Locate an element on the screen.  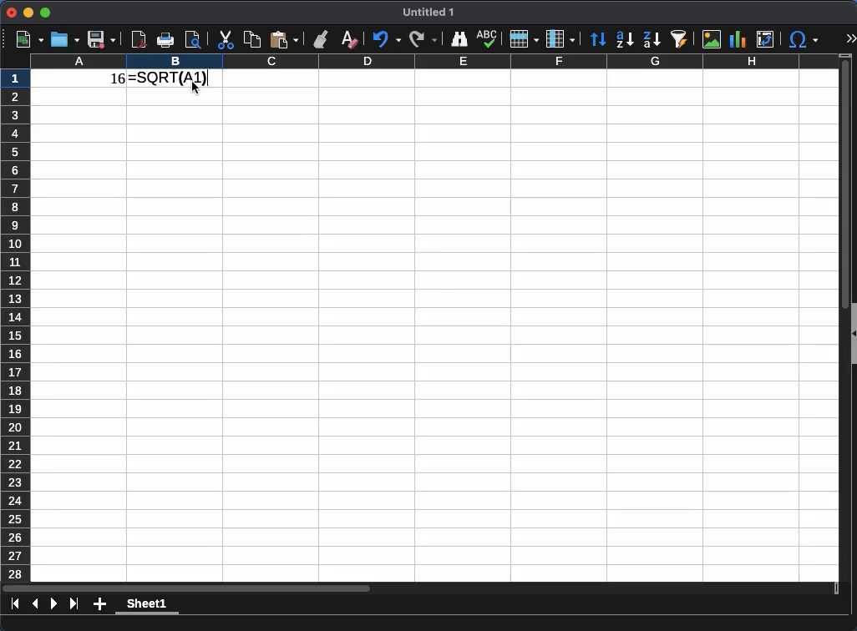
cursor is located at coordinates (197, 90).